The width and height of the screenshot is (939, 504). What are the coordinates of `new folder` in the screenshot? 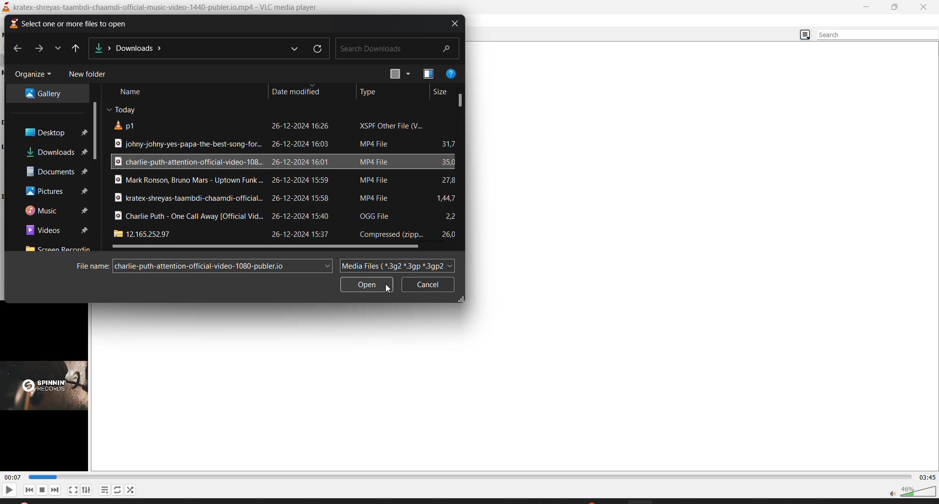 It's located at (90, 76).